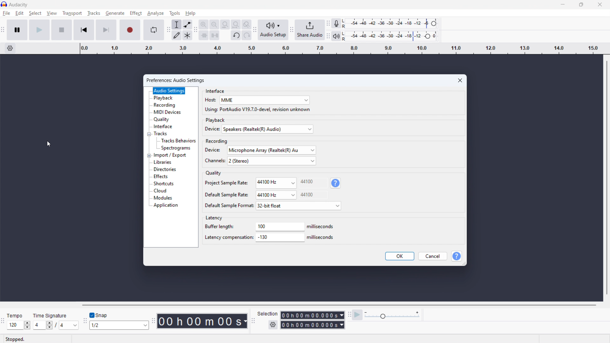 The height and width of the screenshot is (343, 610). What do you see at coordinates (163, 198) in the screenshot?
I see `modules` at bounding box center [163, 198].